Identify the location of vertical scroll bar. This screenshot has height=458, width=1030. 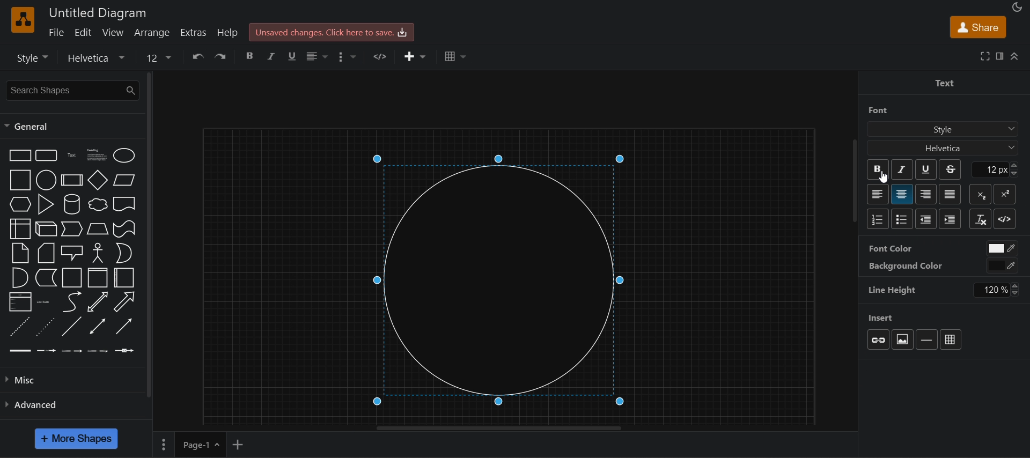
(150, 235).